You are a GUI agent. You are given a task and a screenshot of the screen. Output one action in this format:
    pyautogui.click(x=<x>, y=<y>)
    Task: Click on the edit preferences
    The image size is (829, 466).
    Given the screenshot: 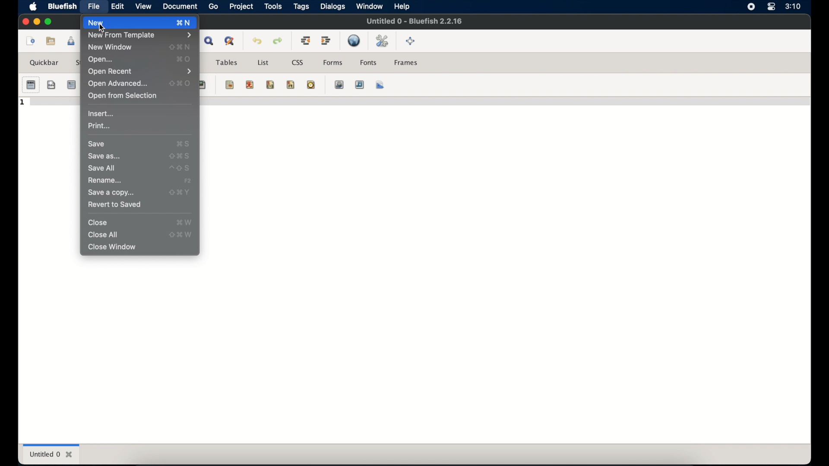 What is the action you would take?
    pyautogui.click(x=383, y=41)
    